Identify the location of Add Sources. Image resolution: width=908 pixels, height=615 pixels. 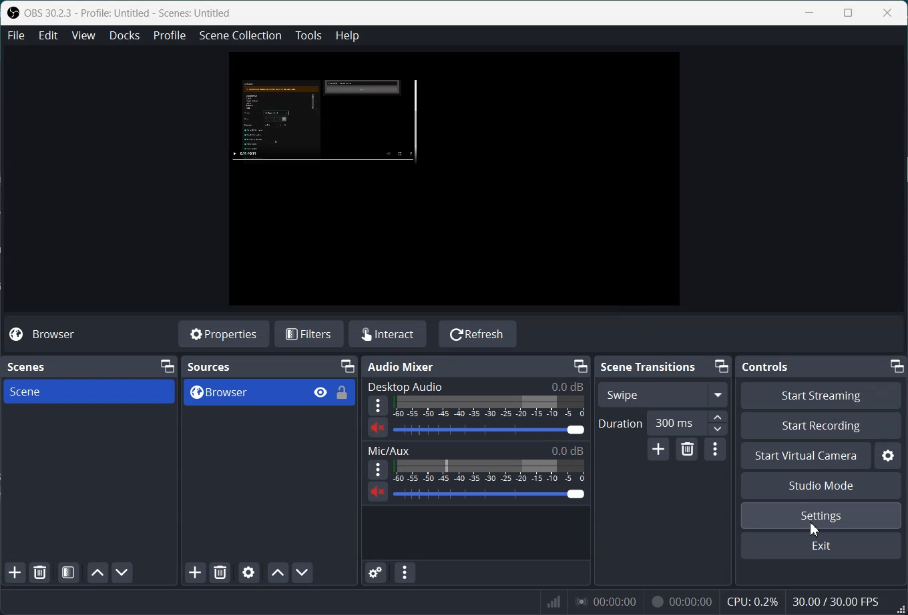
(195, 572).